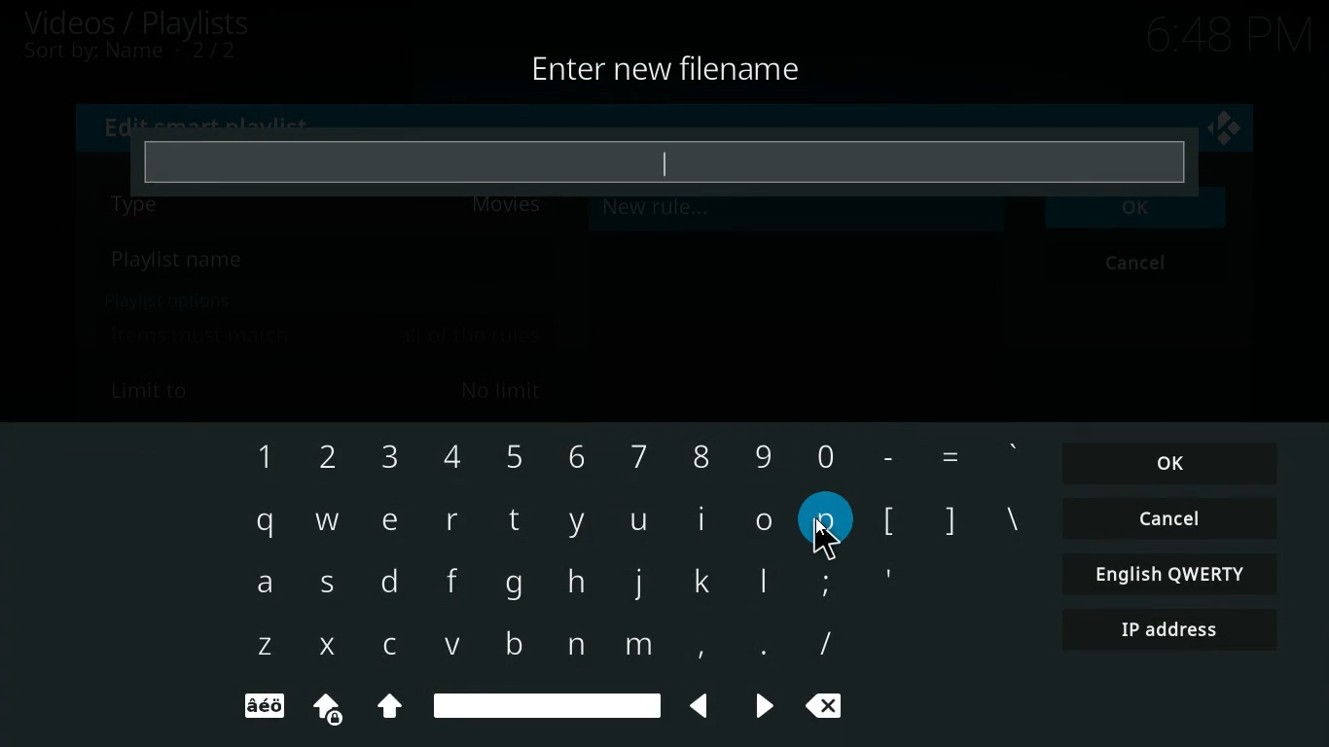  What do you see at coordinates (757, 707) in the screenshot?
I see `forward` at bounding box center [757, 707].